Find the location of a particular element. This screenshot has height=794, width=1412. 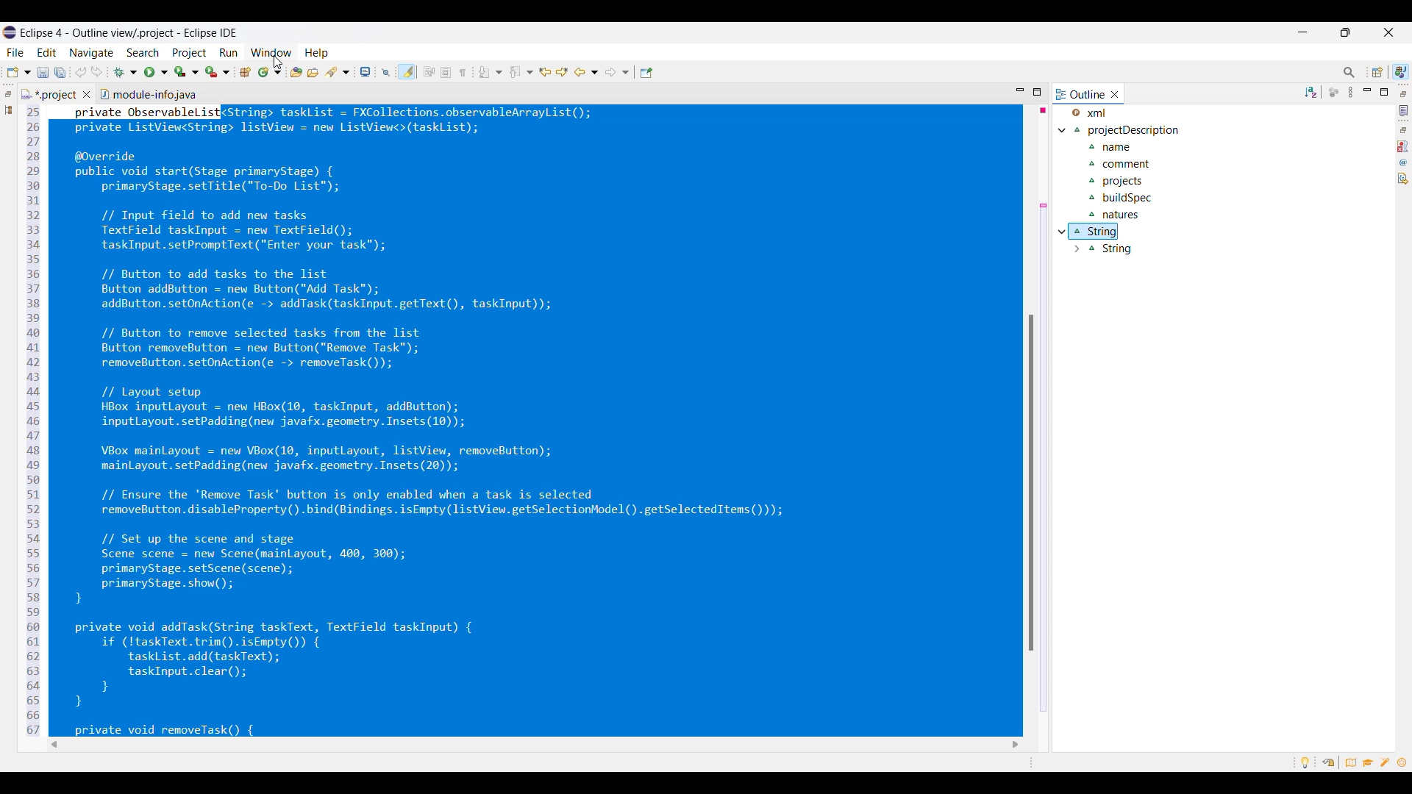

Restore welcome is located at coordinates (1328, 762).